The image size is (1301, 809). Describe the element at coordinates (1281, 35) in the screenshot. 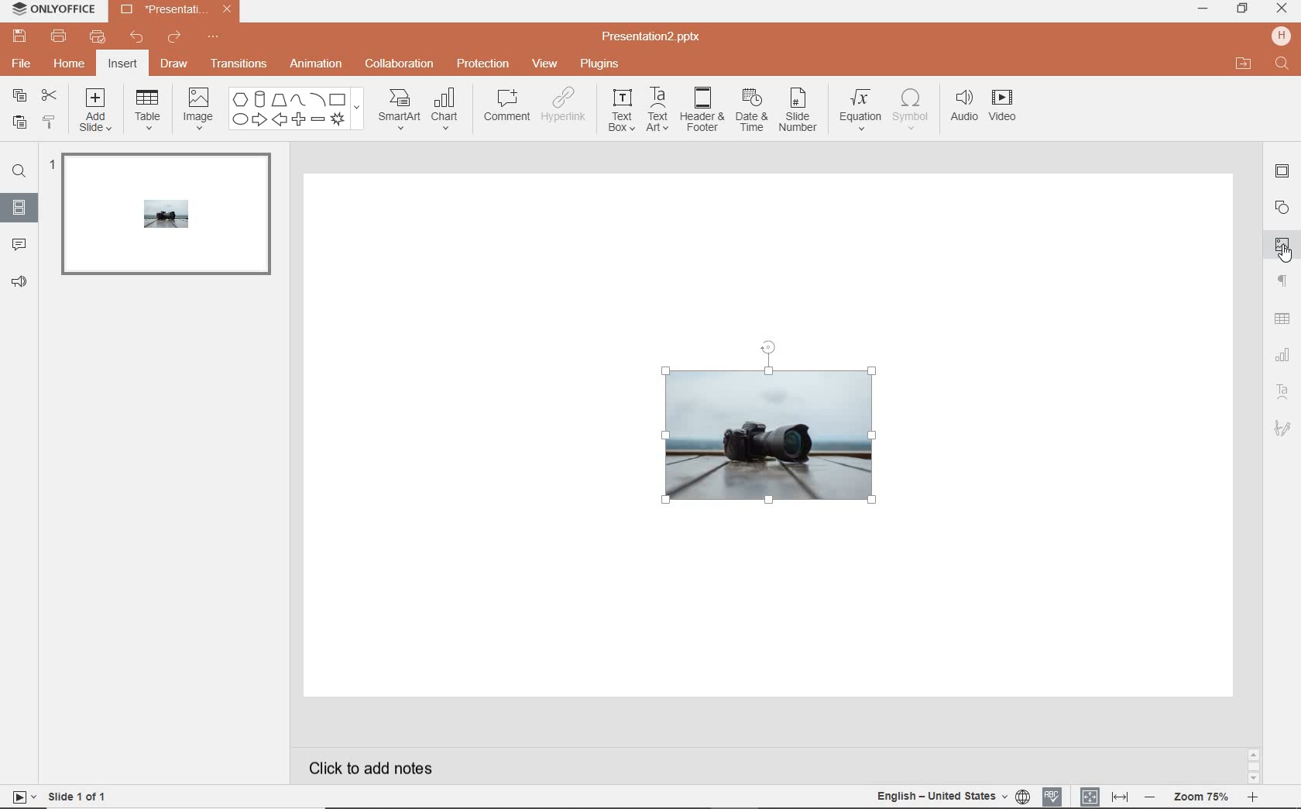

I see `hp` at that location.